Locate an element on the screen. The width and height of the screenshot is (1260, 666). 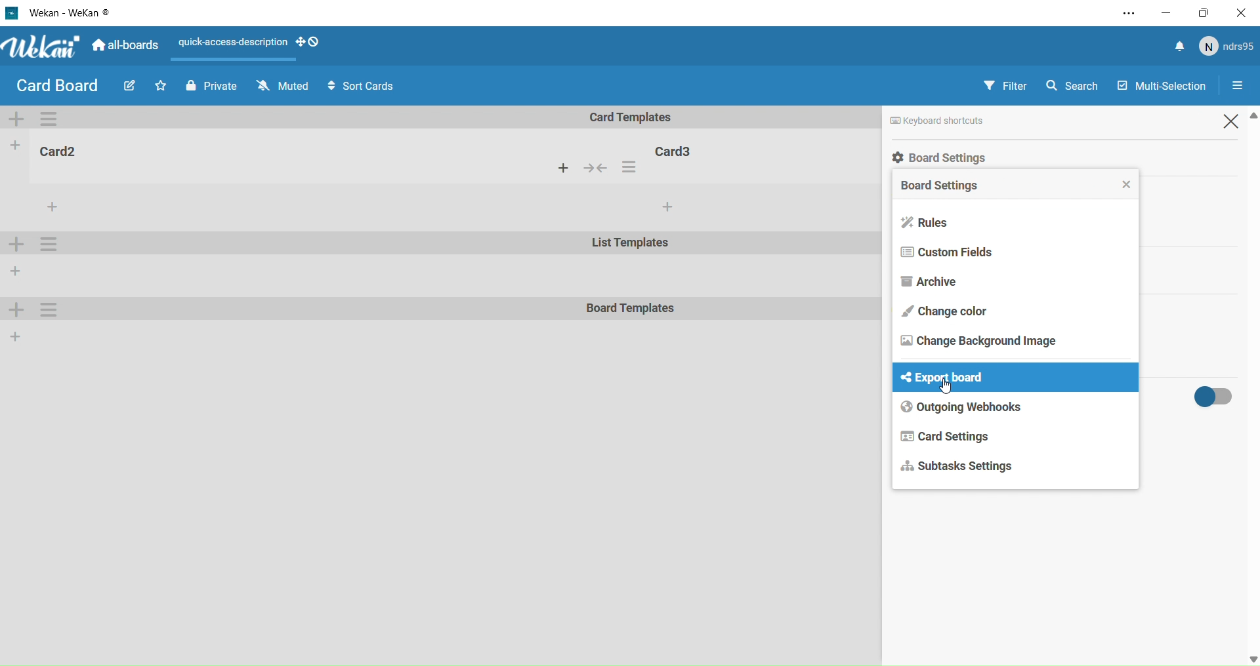
Filtrar is located at coordinates (1007, 85).